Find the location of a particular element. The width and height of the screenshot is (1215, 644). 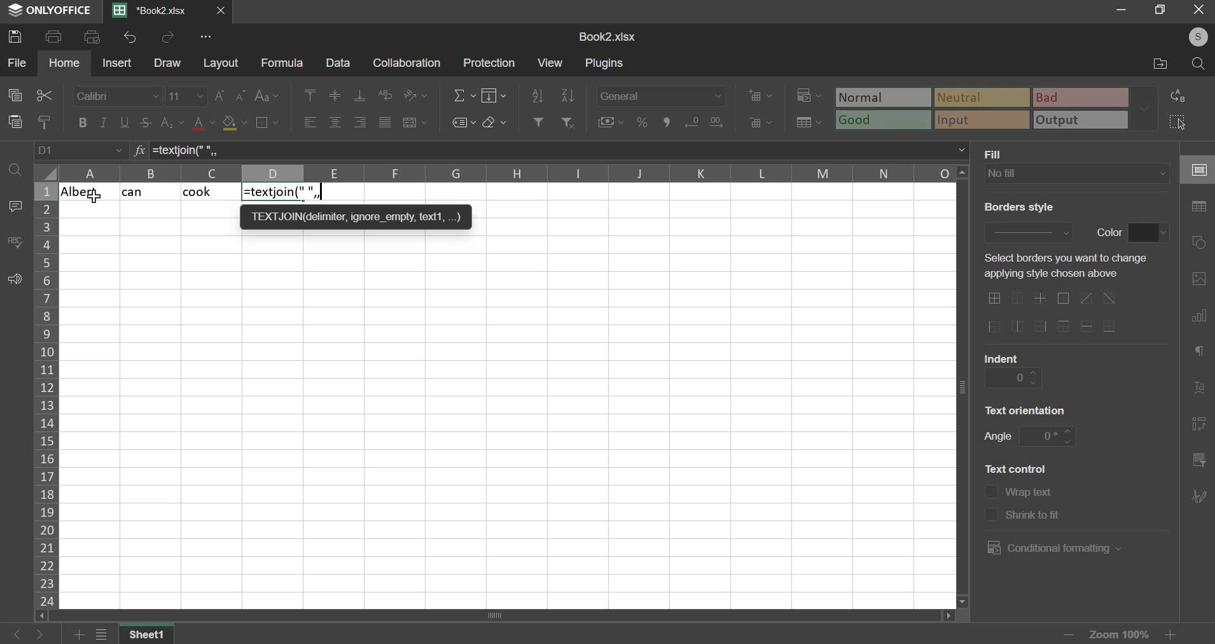

vertical scroll bar is located at coordinates (965, 386).